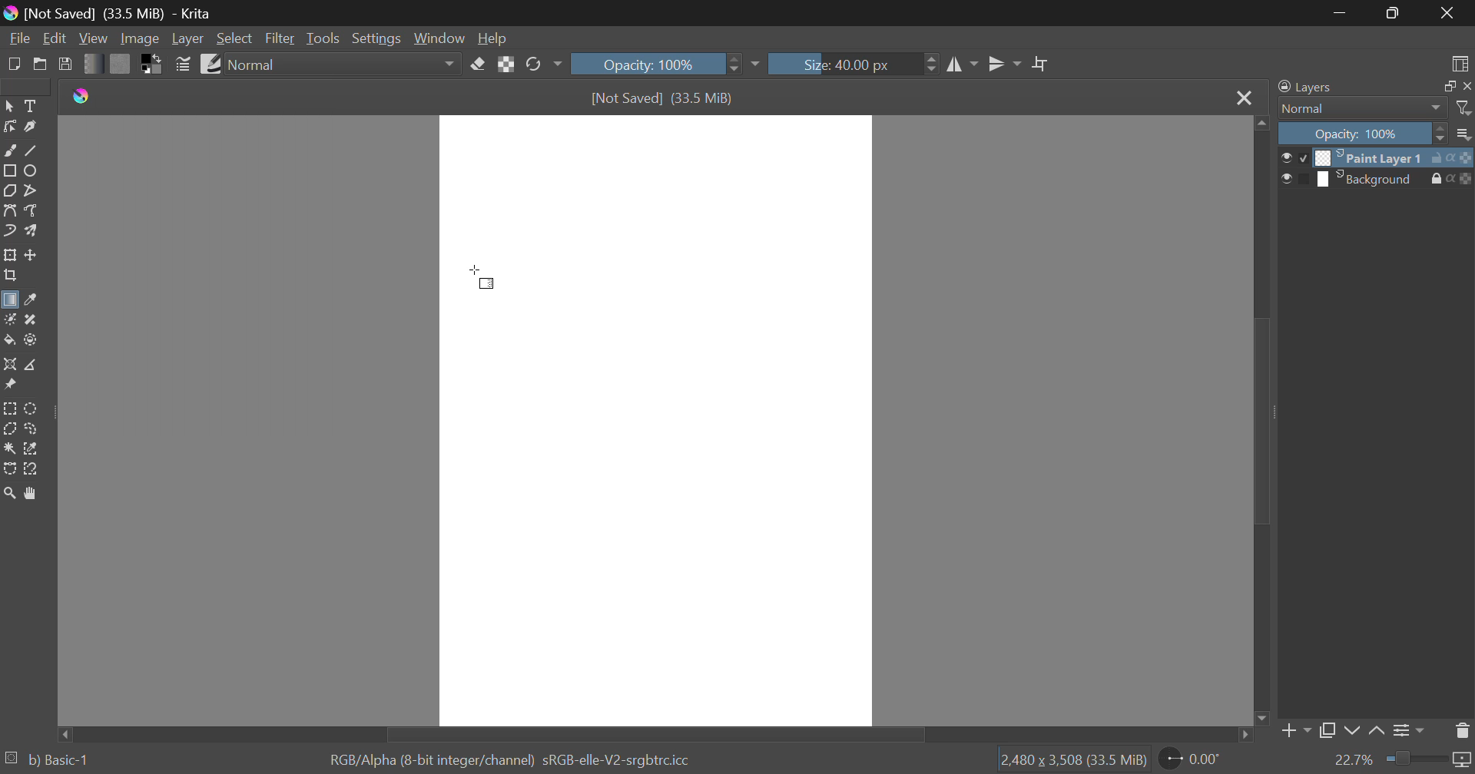 The width and height of the screenshot is (1475, 774). What do you see at coordinates (1440, 179) in the screenshot?
I see `lock` at bounding box center [1440, 179].